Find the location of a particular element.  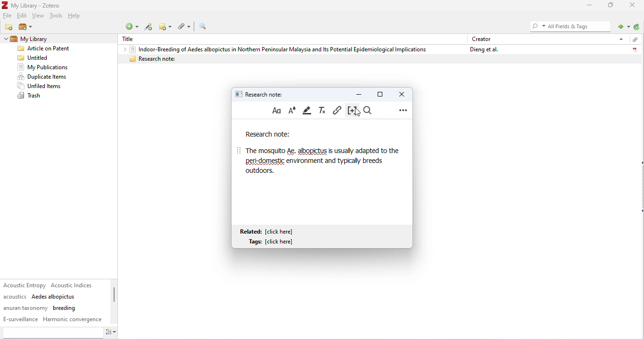

drop down is located at coordinates (123, 49).